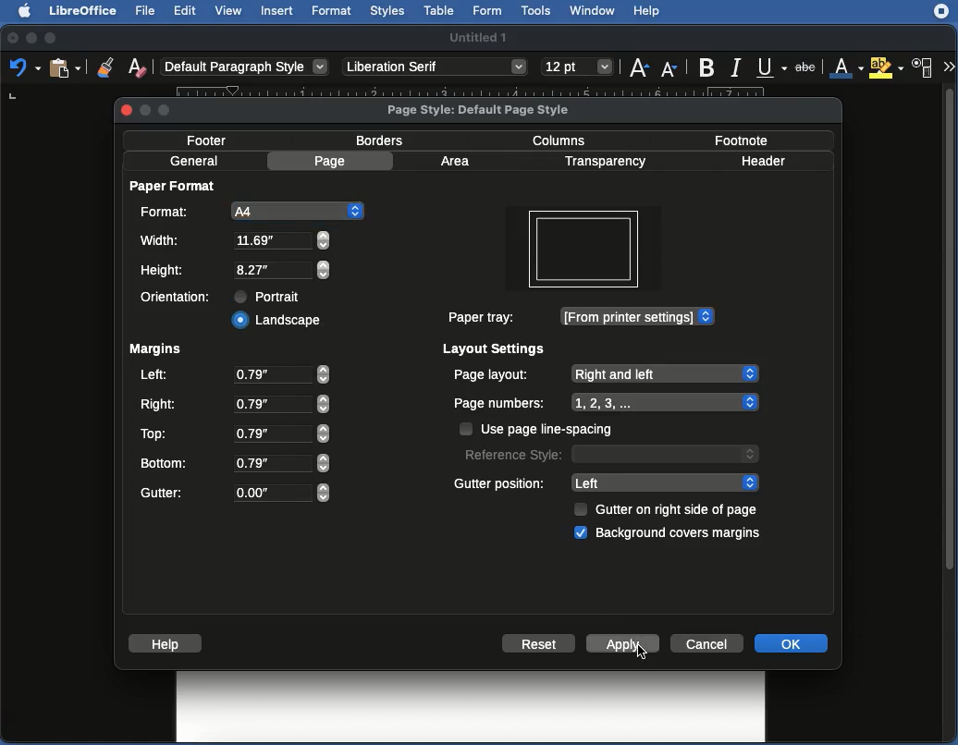 This screenshot has height=745, width=958. Describe the element at coordinates (564, 140) in the screenshot. I see `Columns` at that location.